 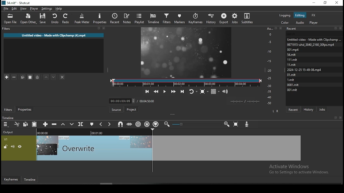 What do you see at coordinates (313, 39) in the screenshot?
I see `files` at bounding box center [313, 39].